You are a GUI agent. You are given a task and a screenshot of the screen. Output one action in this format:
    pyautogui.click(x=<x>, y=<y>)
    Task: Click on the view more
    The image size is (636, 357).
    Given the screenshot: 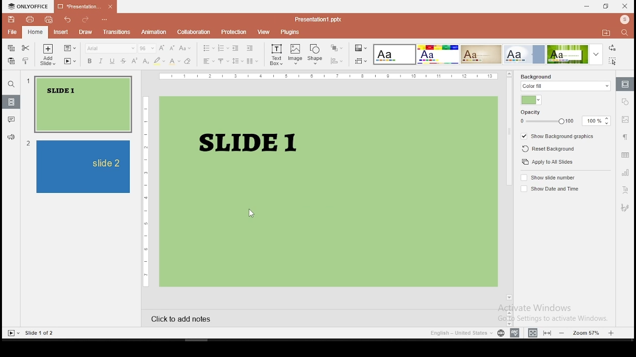 What is the action you would take?
    pyautogui.click(x=104, y=19)
    